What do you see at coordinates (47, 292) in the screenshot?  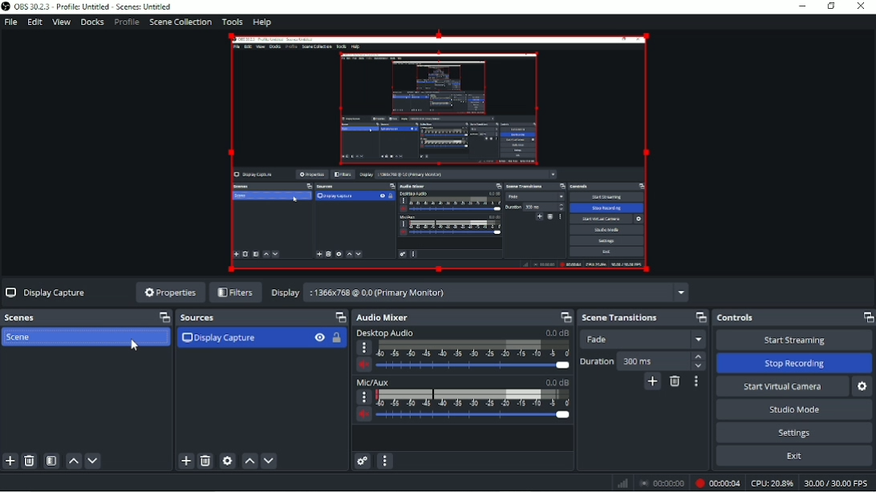 I see `Display Capture` at bounding box center [47, 292].